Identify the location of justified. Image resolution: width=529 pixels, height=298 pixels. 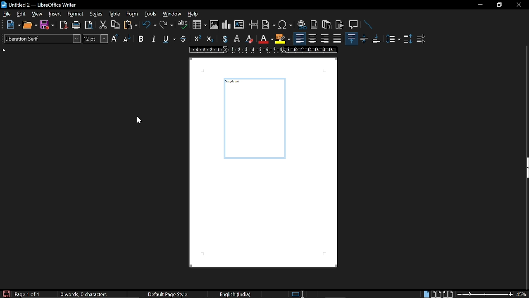
(337, 39).